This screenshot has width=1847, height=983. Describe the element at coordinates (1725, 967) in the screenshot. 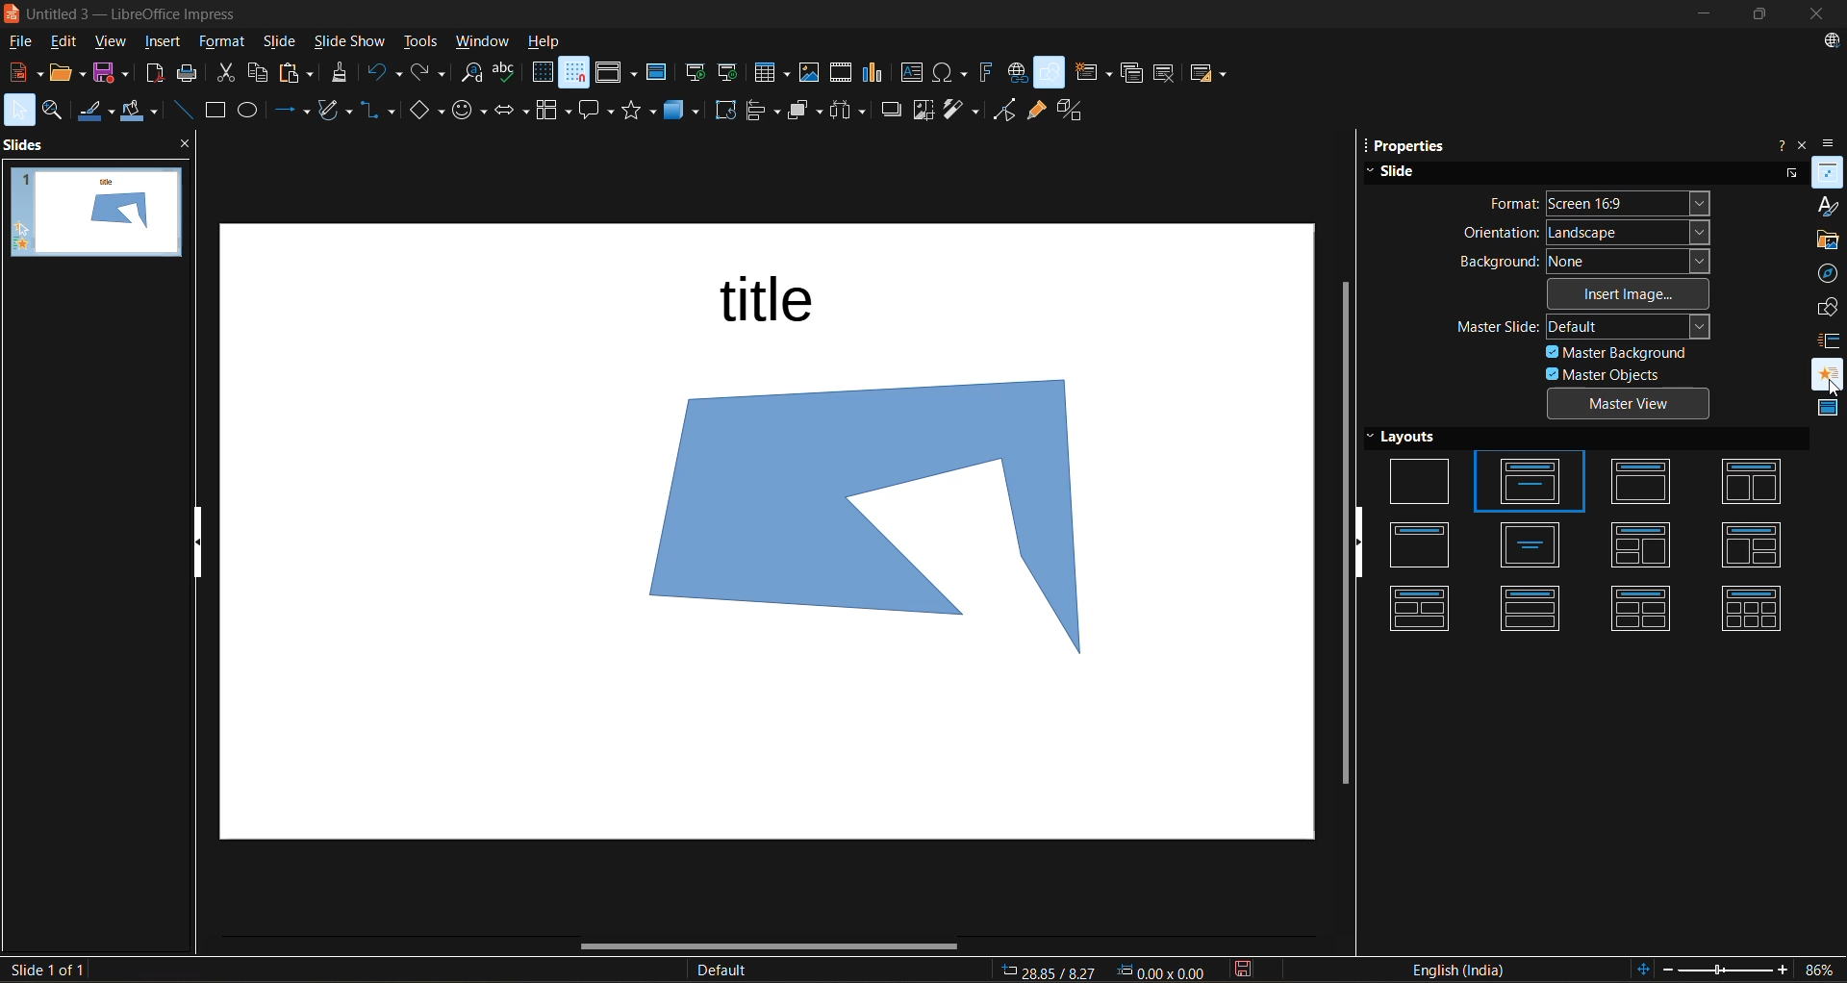

I see `zoom slider` at that location.